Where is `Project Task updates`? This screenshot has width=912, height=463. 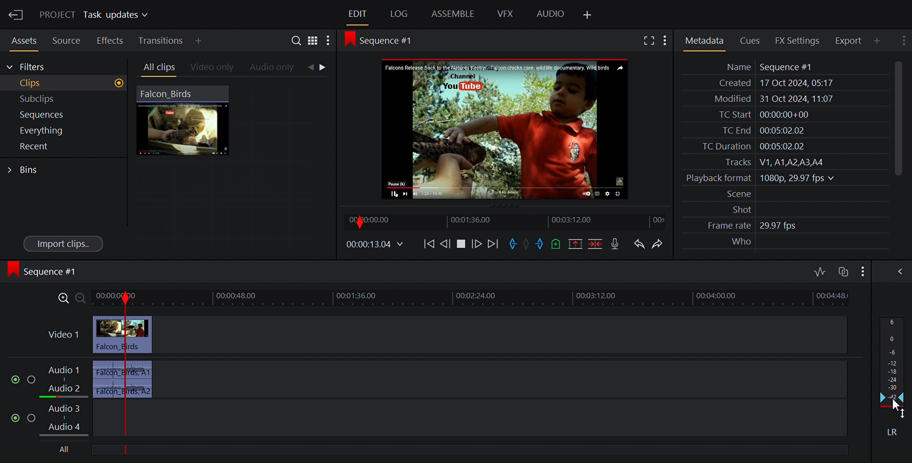
Project Task updates is located at coordinates (93, 15).